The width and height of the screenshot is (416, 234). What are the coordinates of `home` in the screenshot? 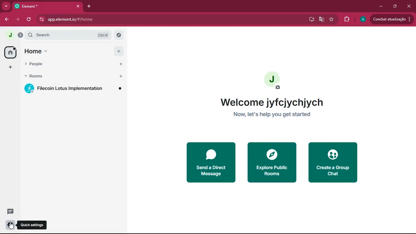 It's located at (11, 53).